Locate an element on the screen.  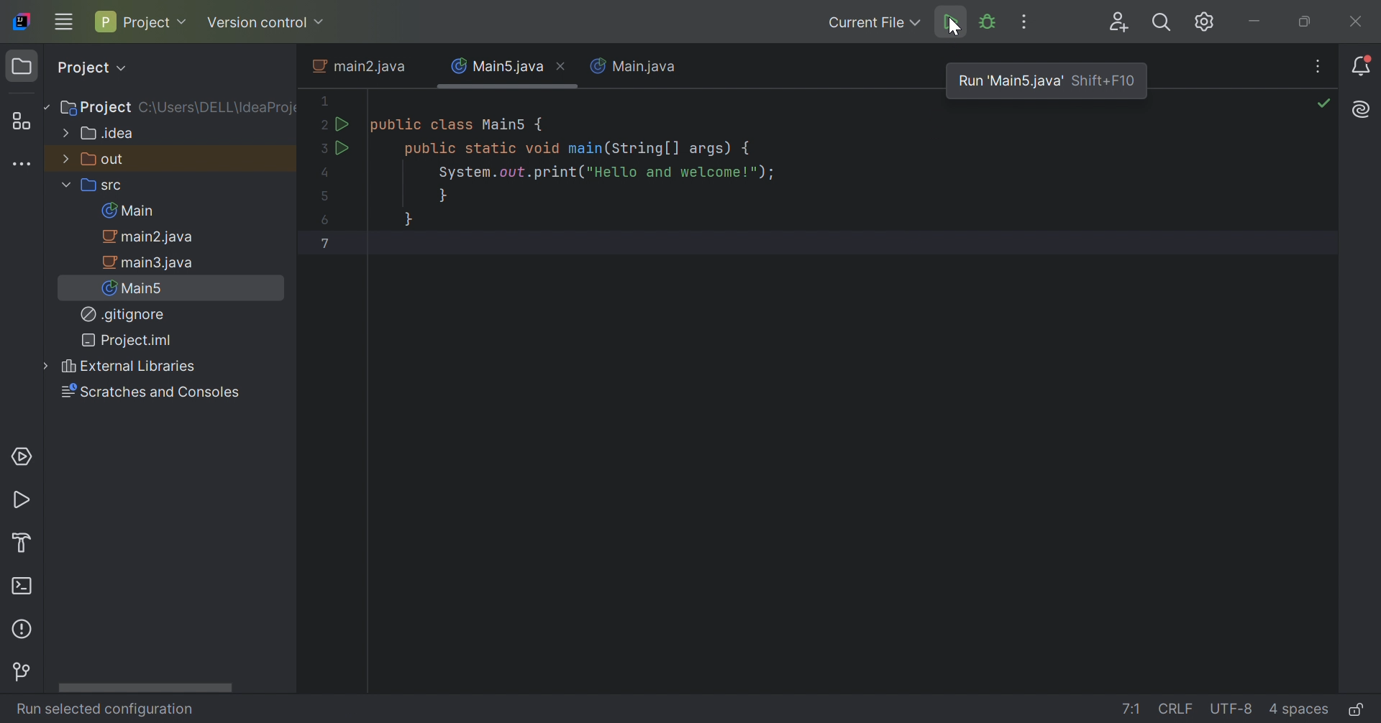
Project is located at coordinates (141, 21).